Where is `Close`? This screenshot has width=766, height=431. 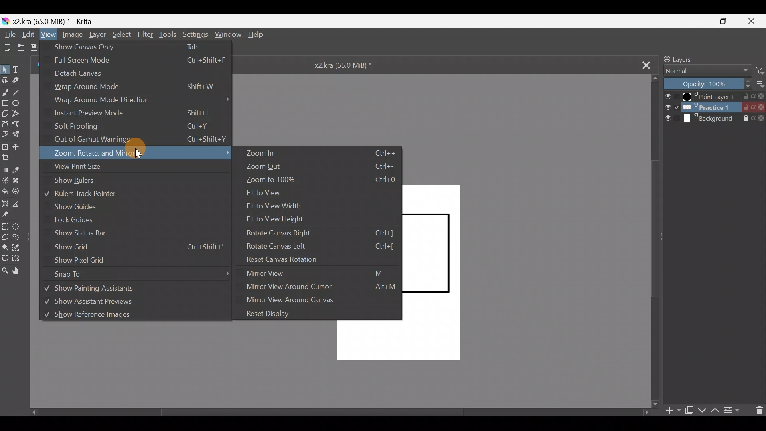 Close is located at coordinates (753, 20).